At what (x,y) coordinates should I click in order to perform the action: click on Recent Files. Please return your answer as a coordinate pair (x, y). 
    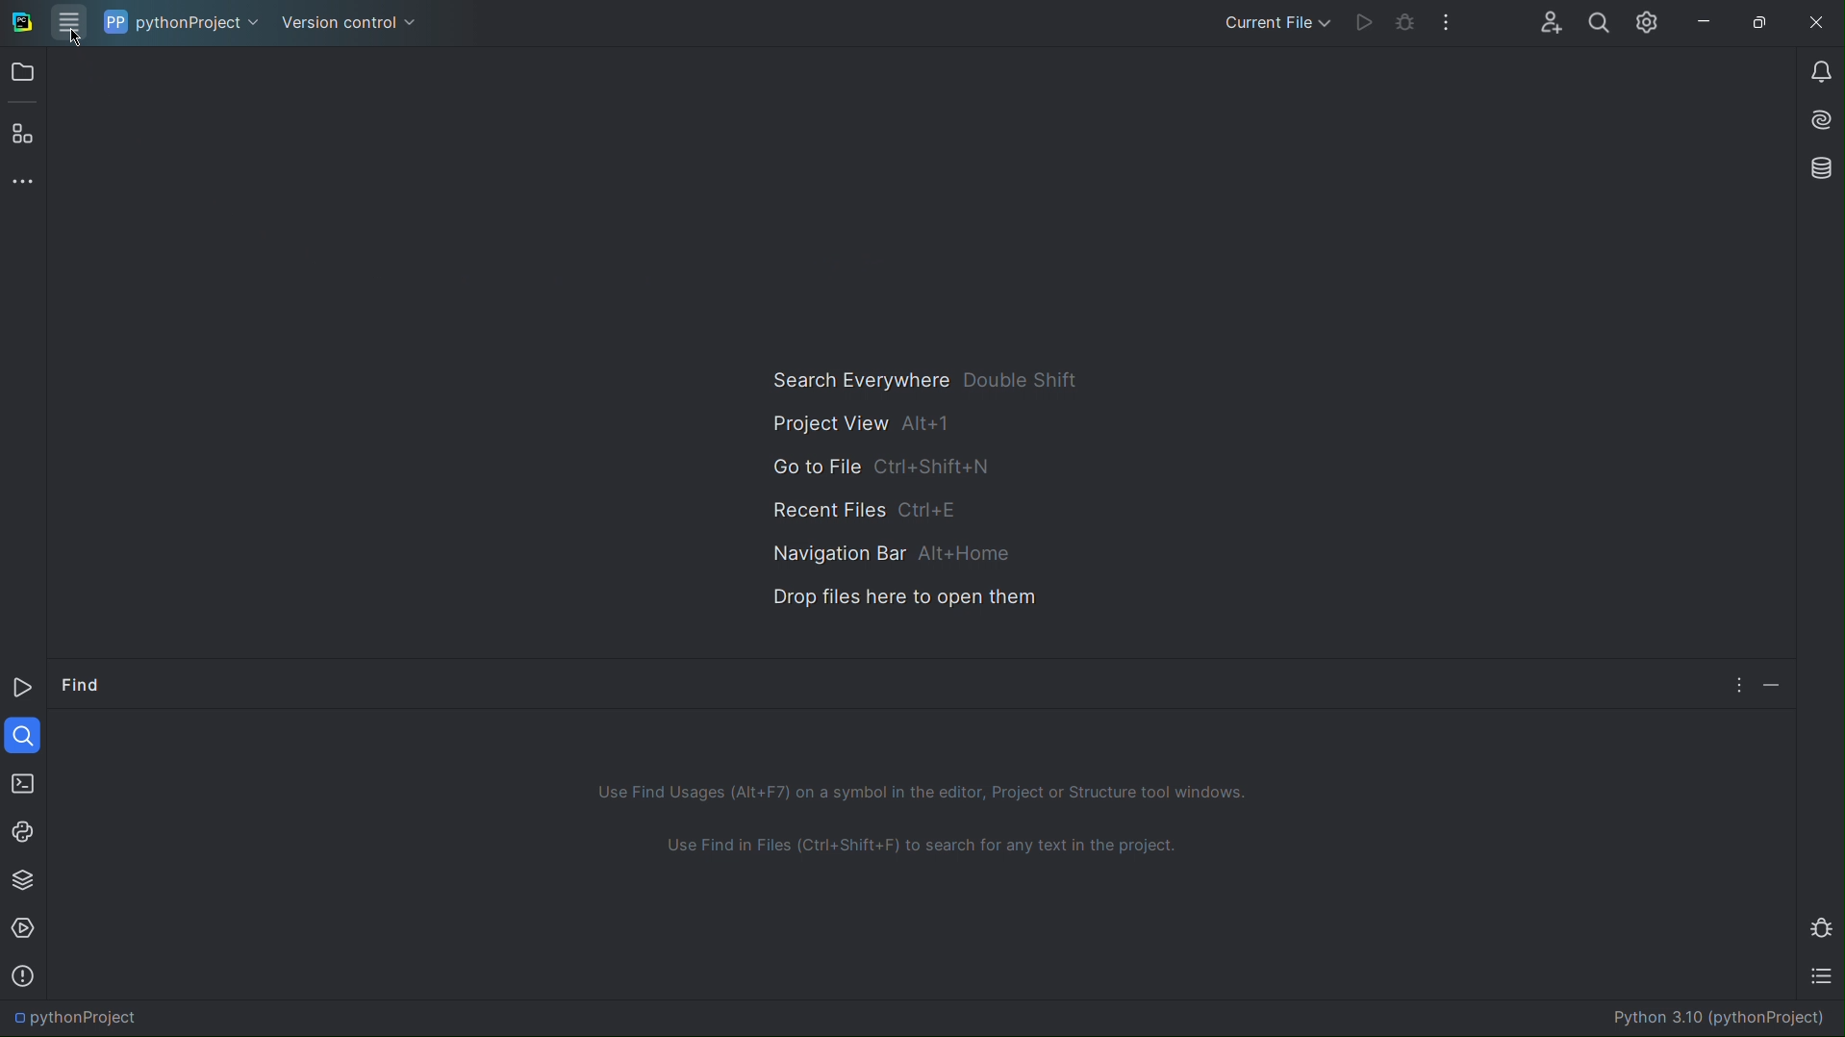
    Looking at the image, I should click on (870, 507).